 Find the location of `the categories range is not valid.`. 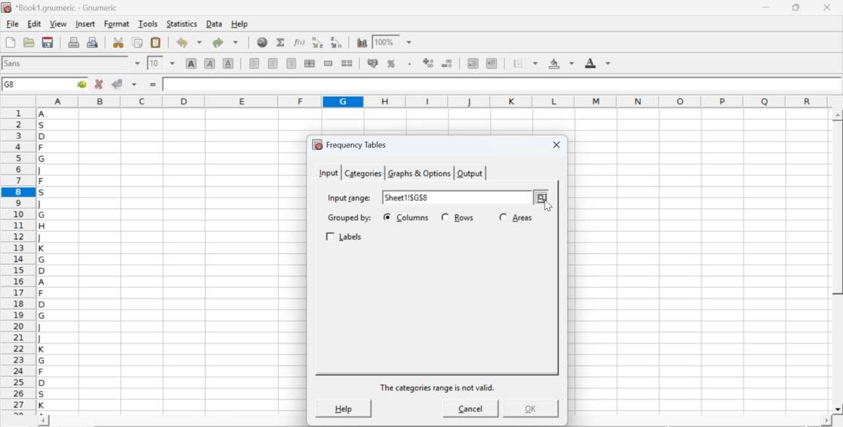

the categories range is not valid. is located at coordinates (439, 387).